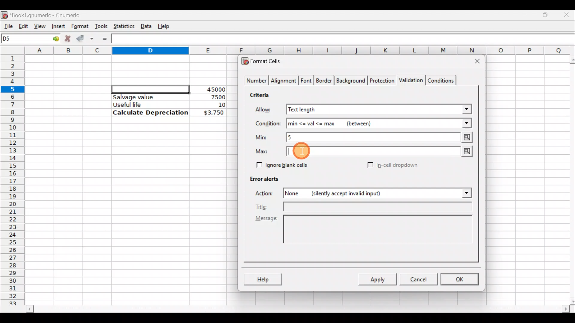 This screenshot has height=323, width=575. I want to click on Max, so click(264, 152).